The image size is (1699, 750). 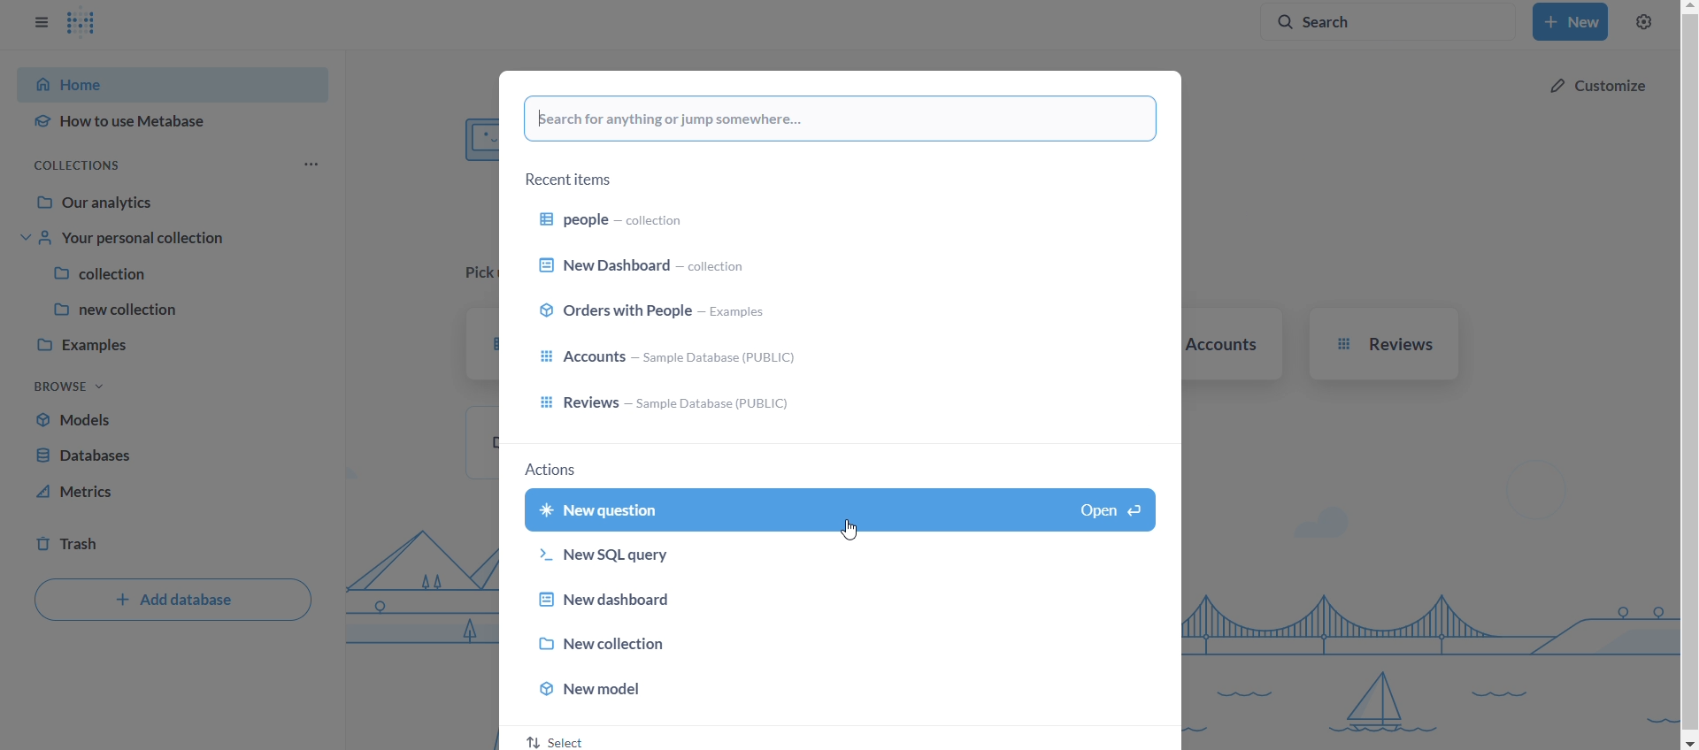 I want to click on new dashboard, so click(x=837, y=601).